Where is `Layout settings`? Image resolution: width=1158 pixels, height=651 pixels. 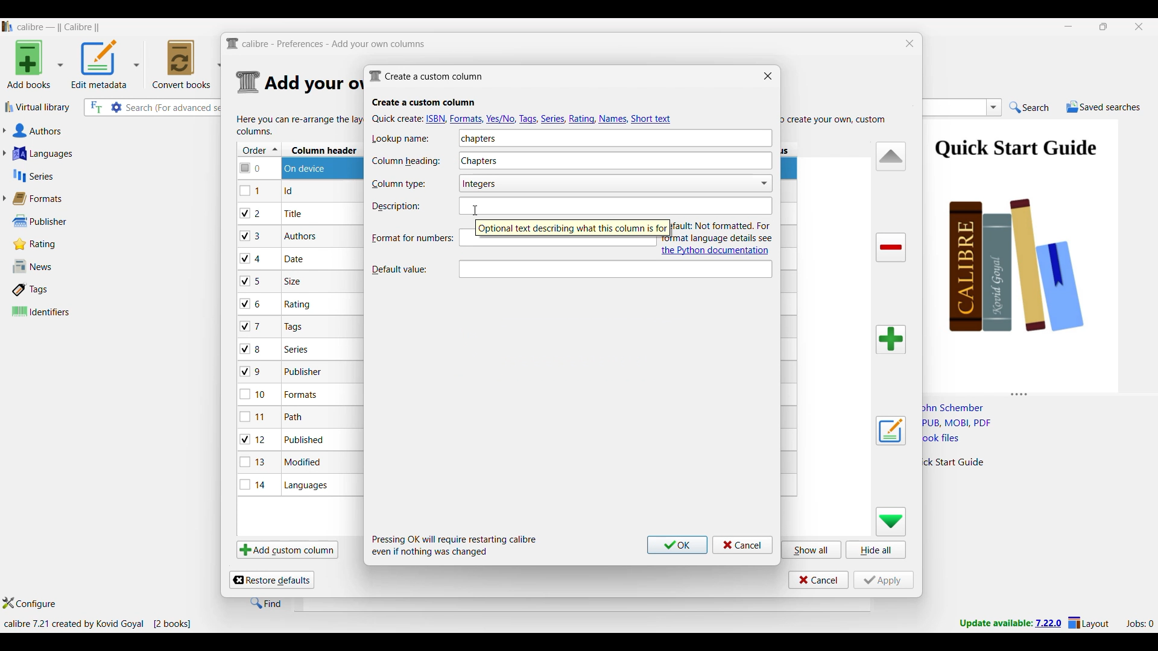
Layout settings is located at coordinates (1089, 622).